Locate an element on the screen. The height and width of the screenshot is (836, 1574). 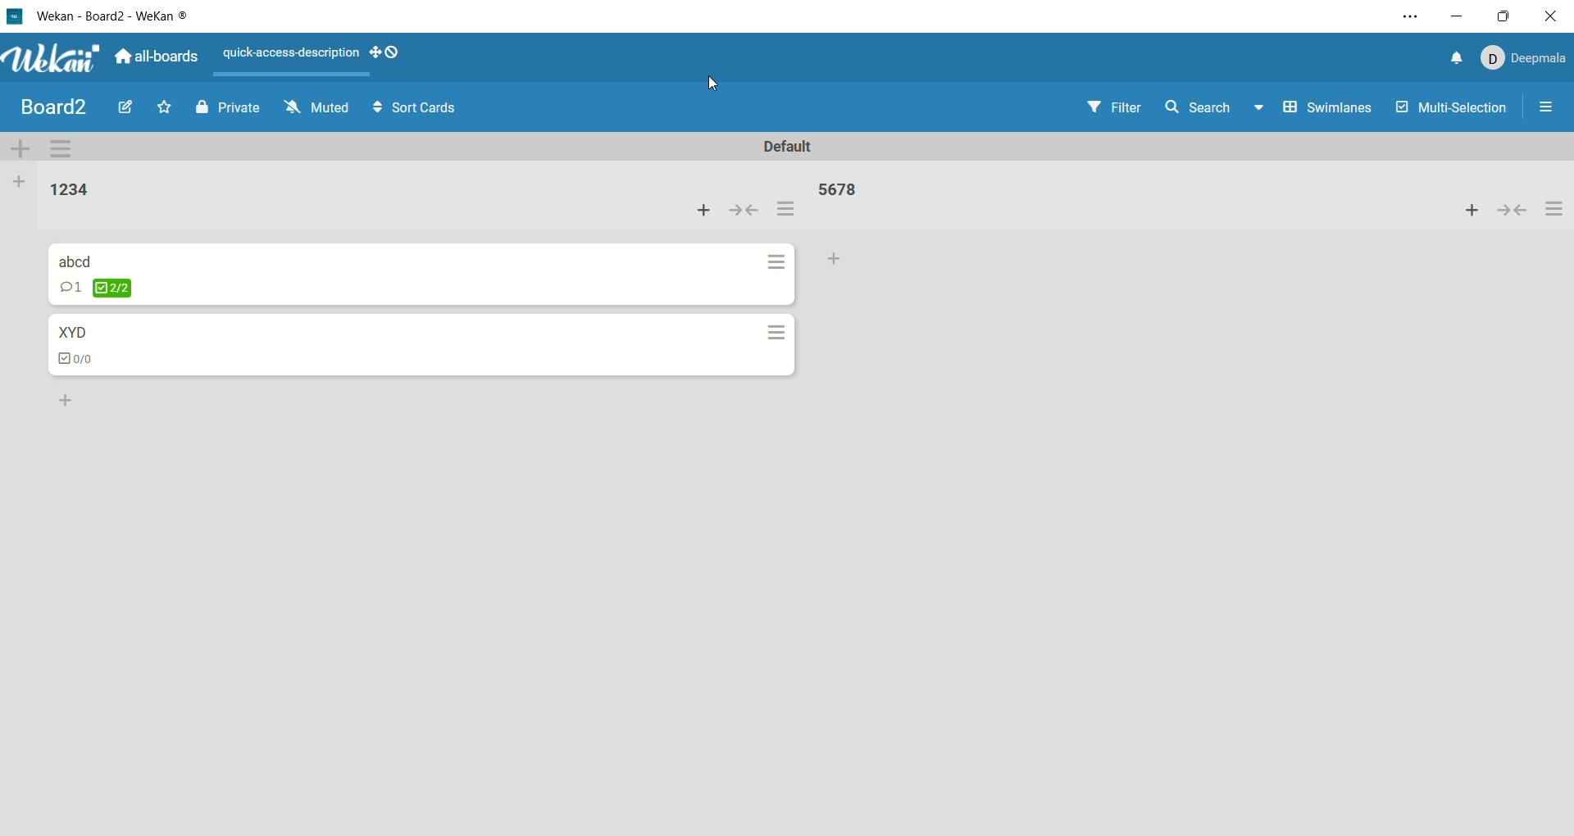
add is located at coordinates (1465, 211).